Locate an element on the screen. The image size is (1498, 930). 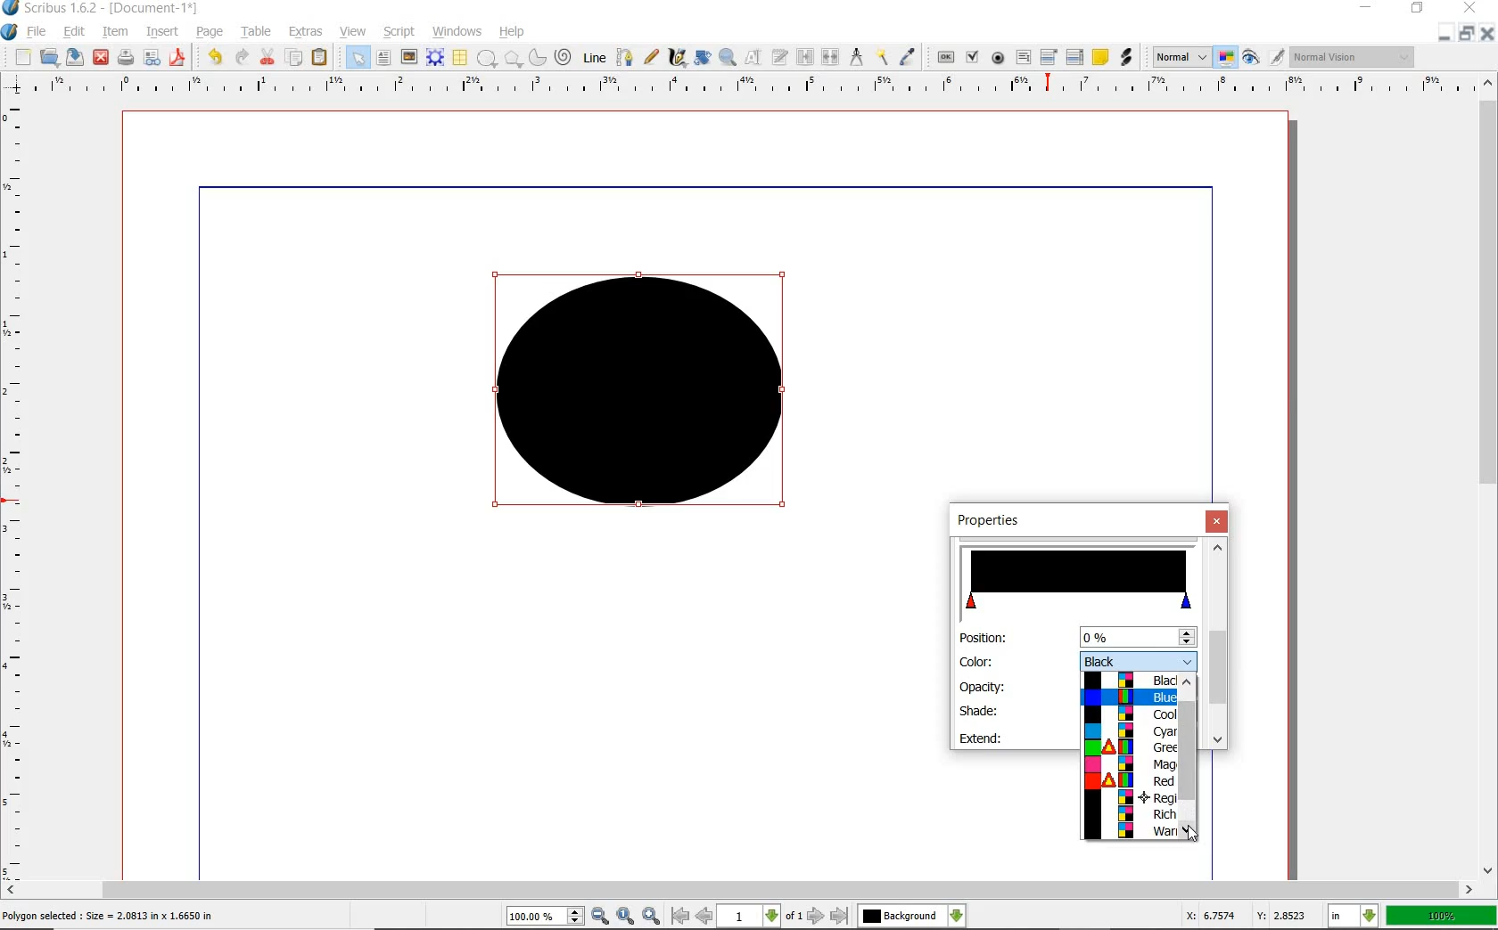
opacity is located at coordinates (984, 686).